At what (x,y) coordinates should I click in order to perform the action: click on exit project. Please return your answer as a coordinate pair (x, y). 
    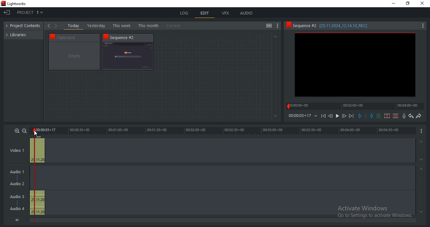
    Looking at the image, I should click on (7, 13).